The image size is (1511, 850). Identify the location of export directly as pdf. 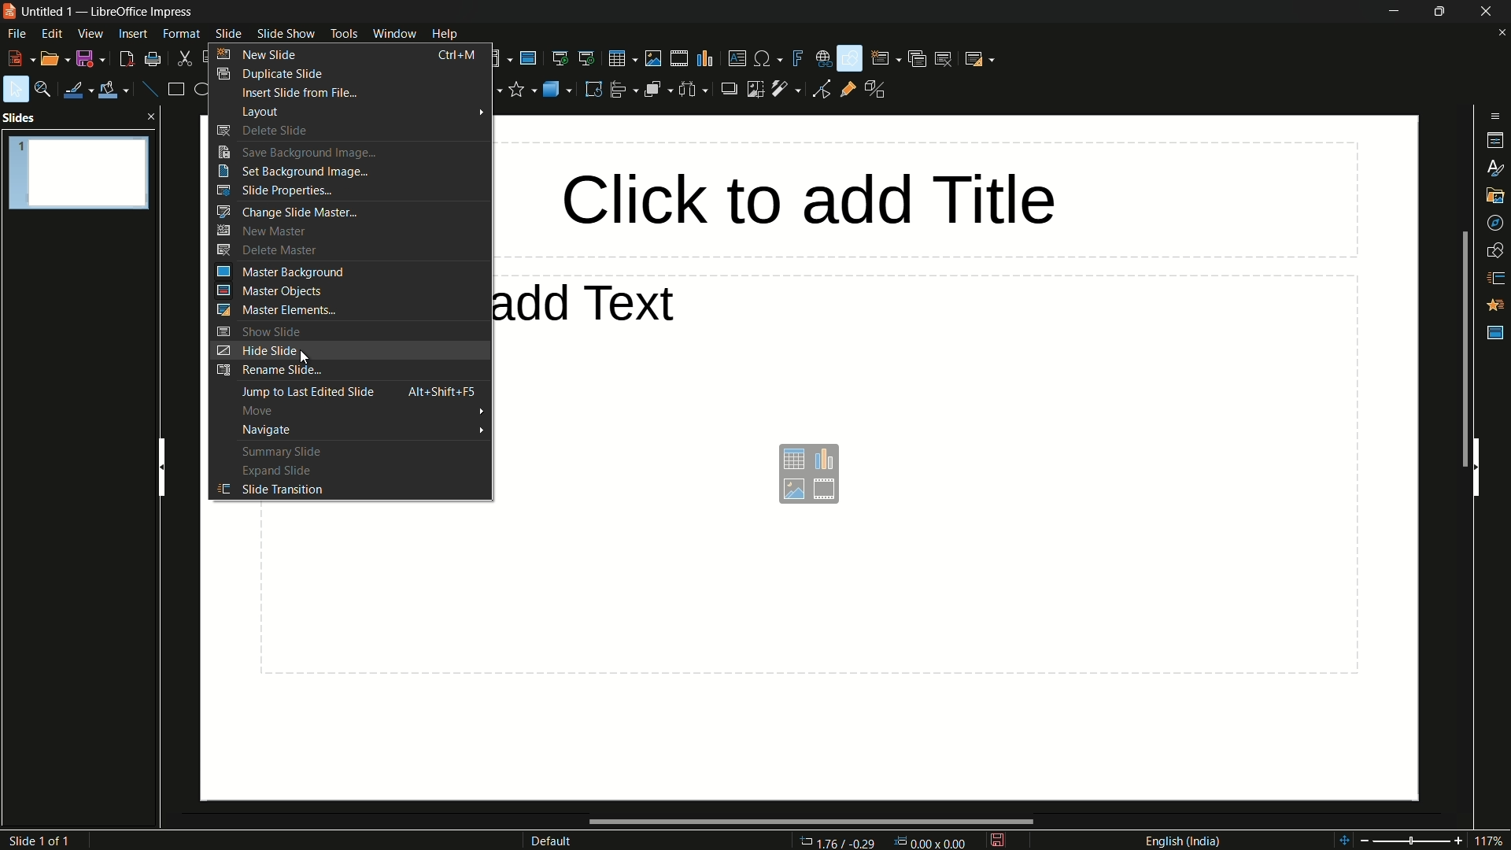
(124, 60).